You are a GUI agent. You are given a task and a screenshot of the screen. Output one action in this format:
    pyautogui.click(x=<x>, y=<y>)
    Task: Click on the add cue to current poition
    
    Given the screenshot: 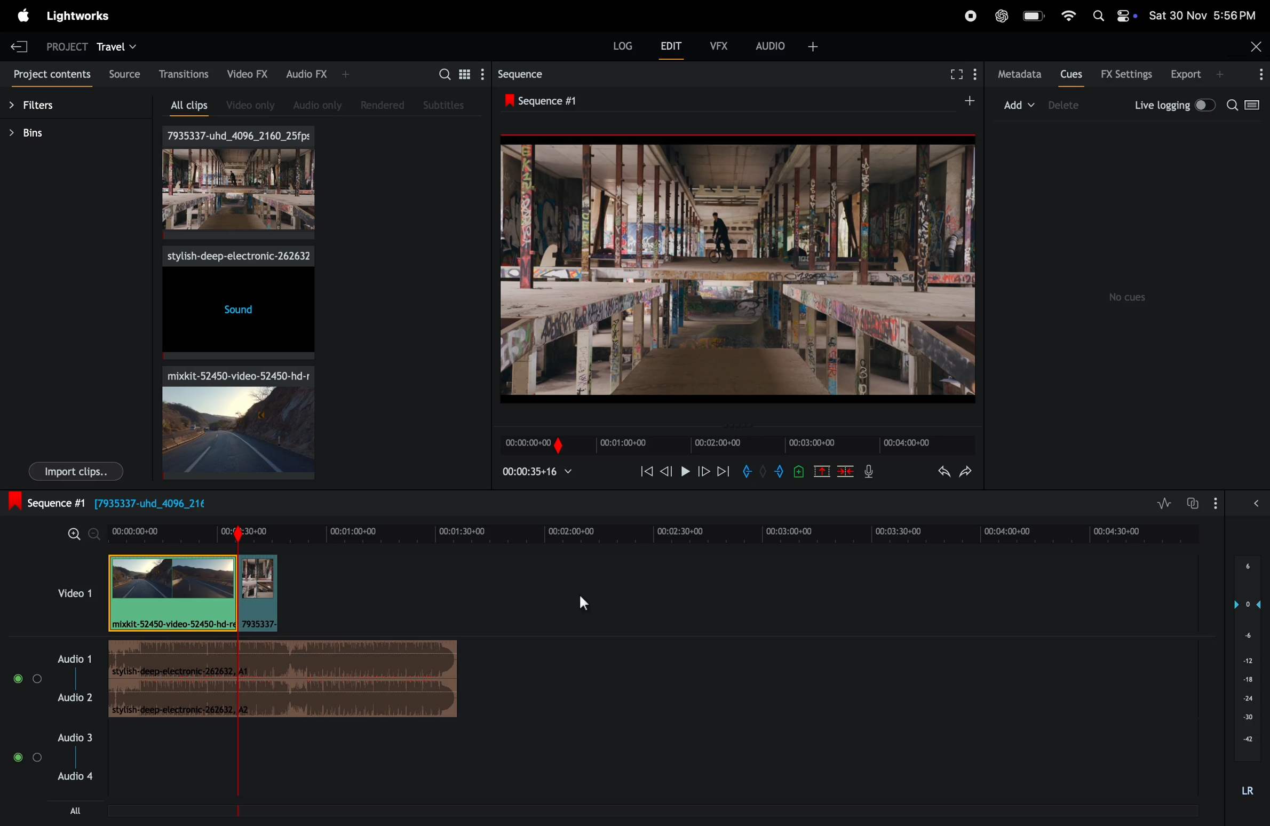 What is the action you would take?
    pyautogui.click(x=799, y=471)
    